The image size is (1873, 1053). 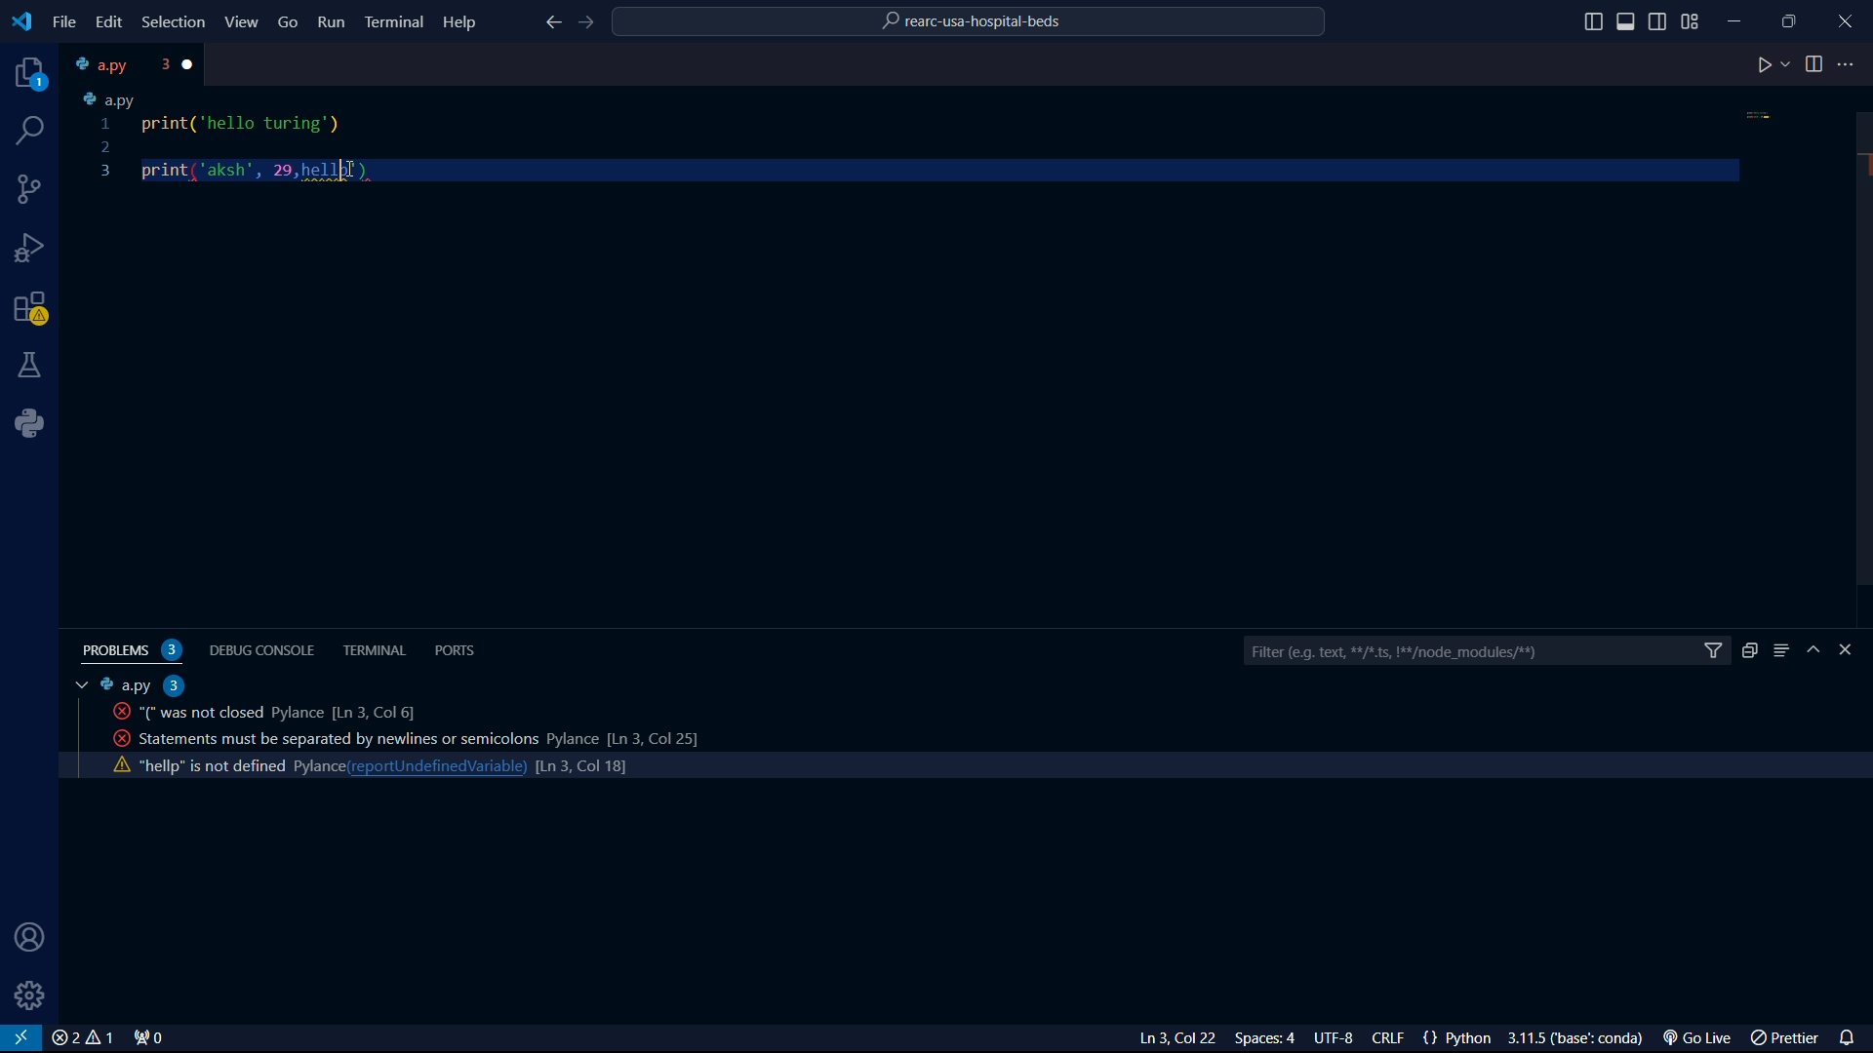 I want to click on back, so click(x=551, y=24).